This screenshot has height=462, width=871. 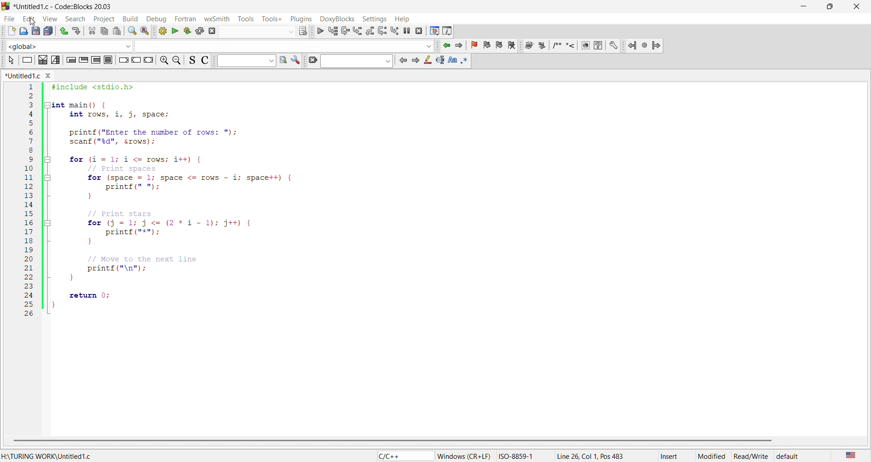 What do you see at coordinates (854, 455) in the screenshot?
I see `US english` at bounding box center [854, 455].